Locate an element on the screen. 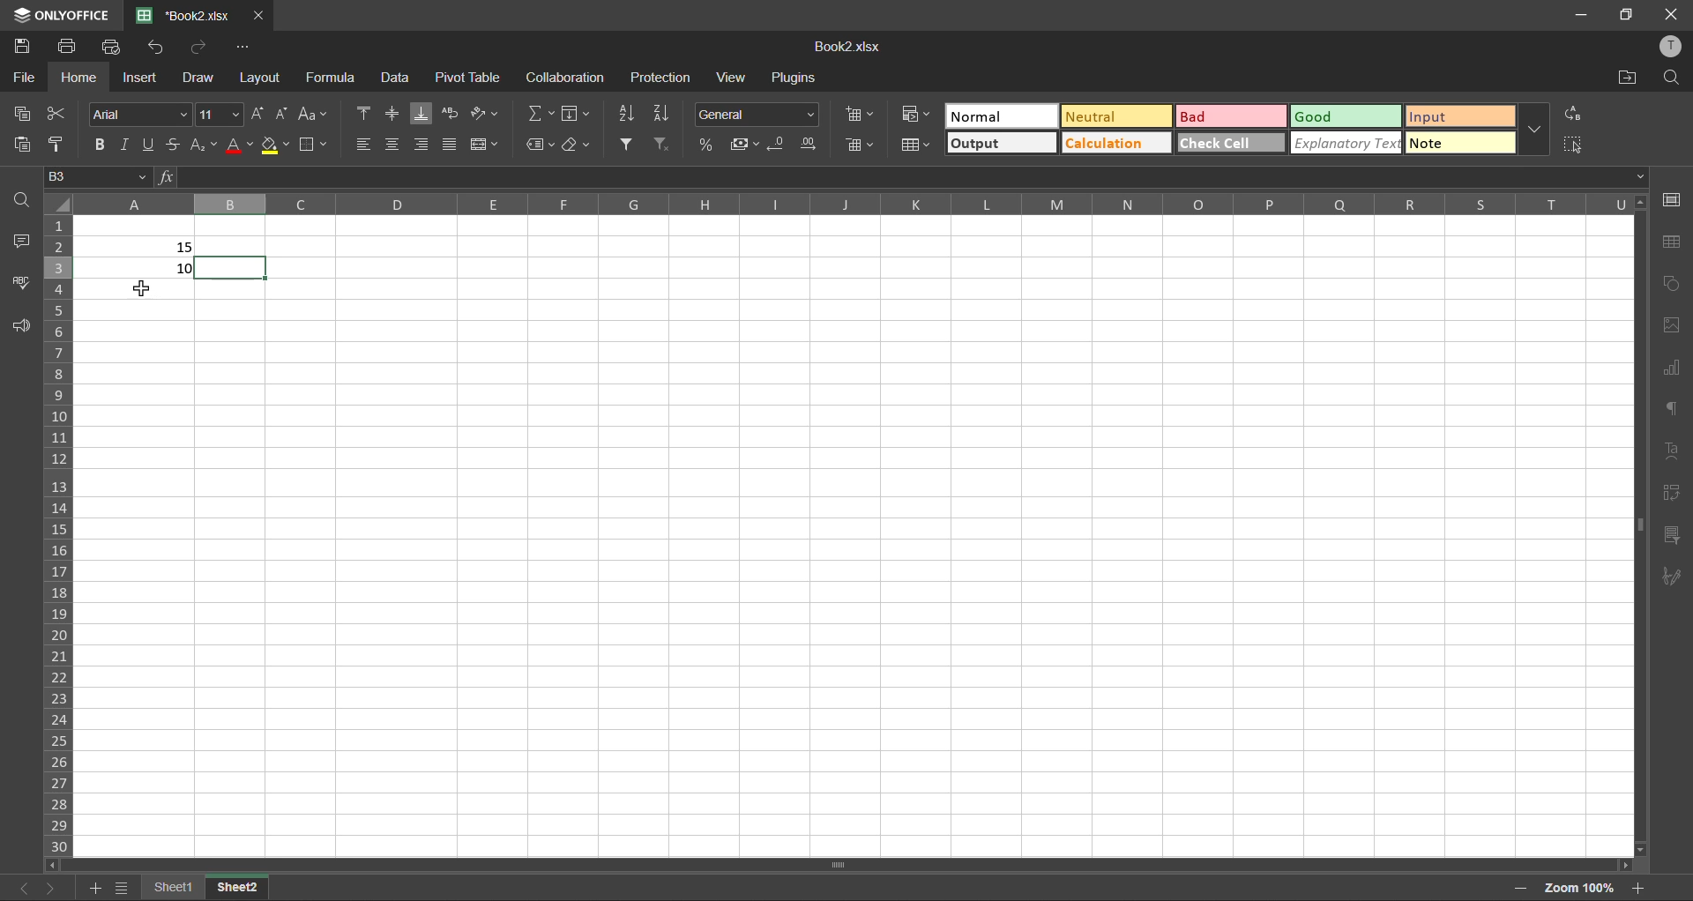  slicer is located at coordinates (1674, 538).